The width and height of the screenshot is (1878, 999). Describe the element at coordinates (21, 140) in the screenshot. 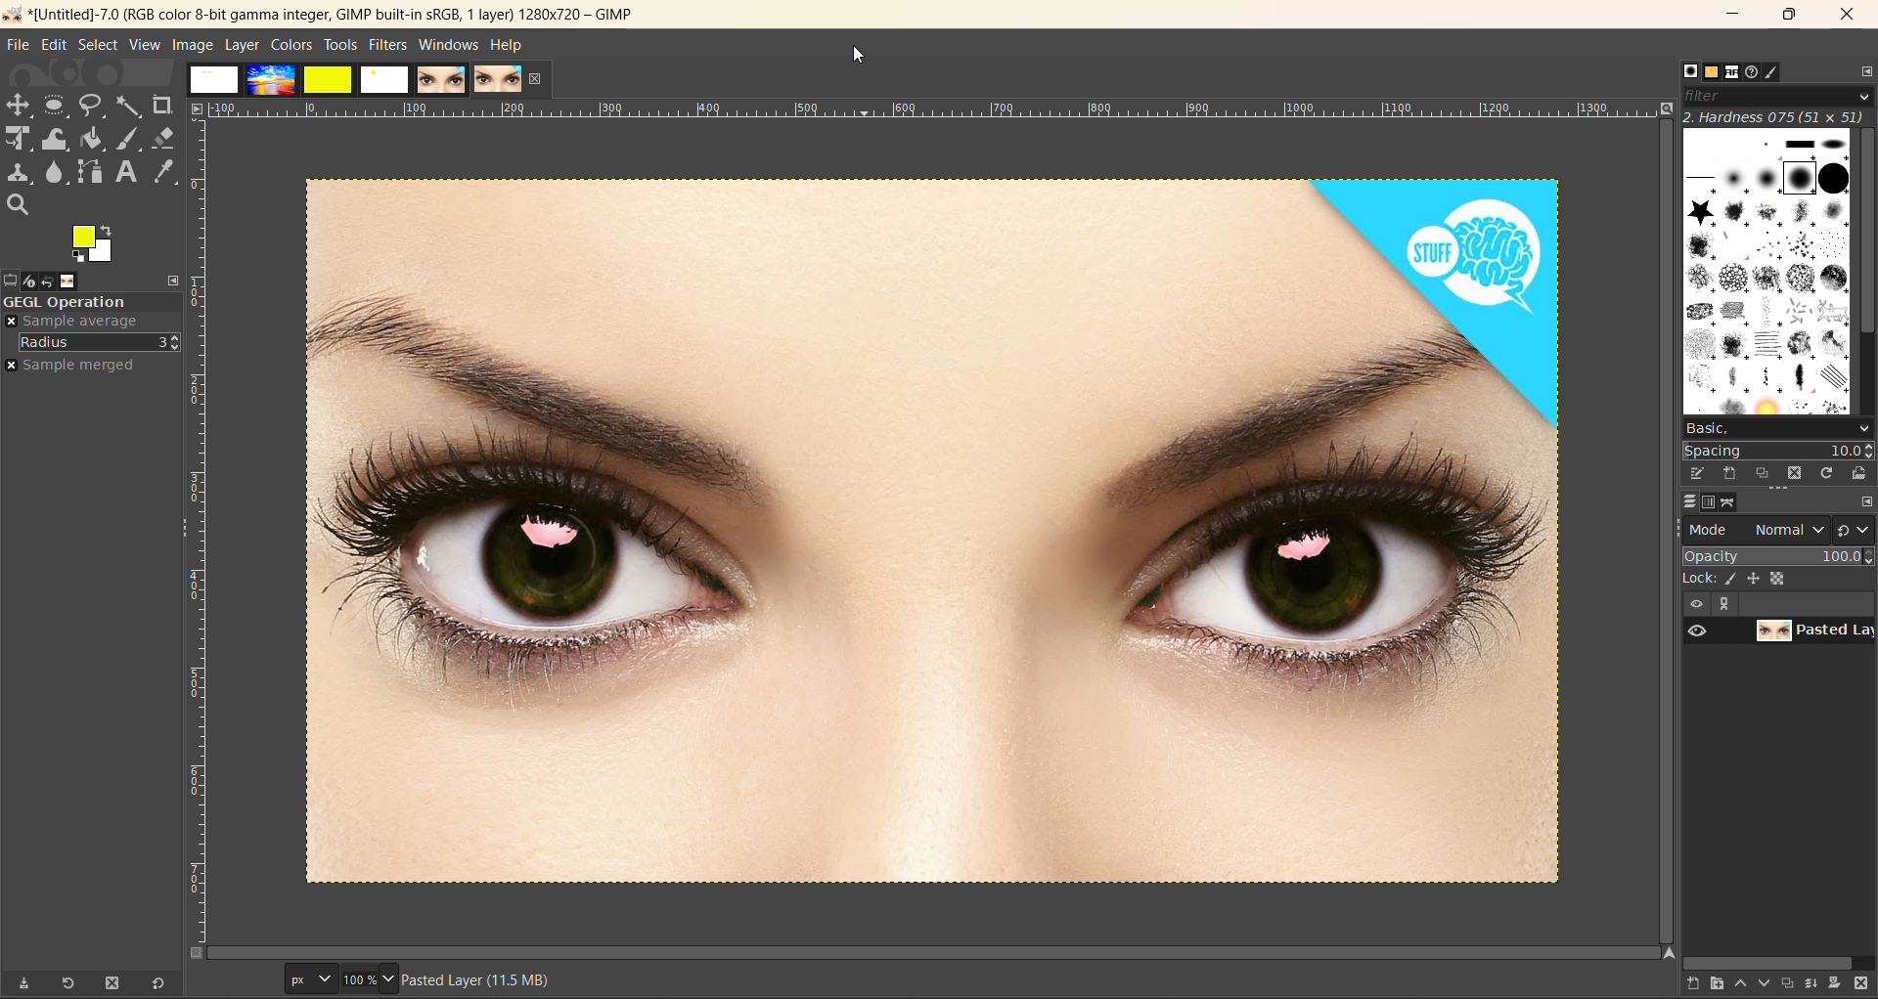

I see `Scale` at that location.